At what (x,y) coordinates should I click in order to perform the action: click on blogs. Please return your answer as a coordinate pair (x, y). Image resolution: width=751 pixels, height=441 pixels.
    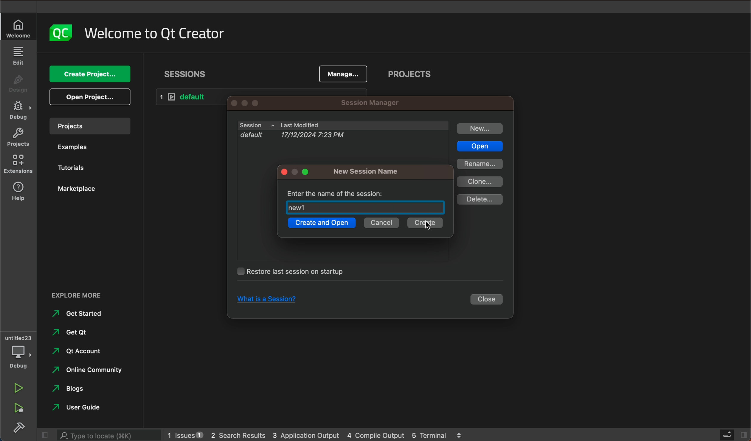
    Looking at the image, I should click on (72, 389).